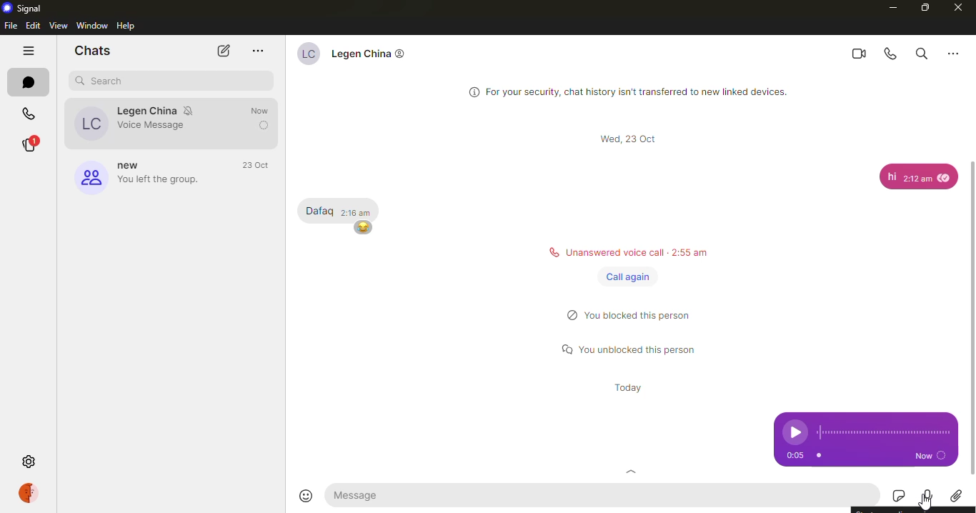 This screenshot has height=513, width=976. I want to click on account, so click(28, 493).